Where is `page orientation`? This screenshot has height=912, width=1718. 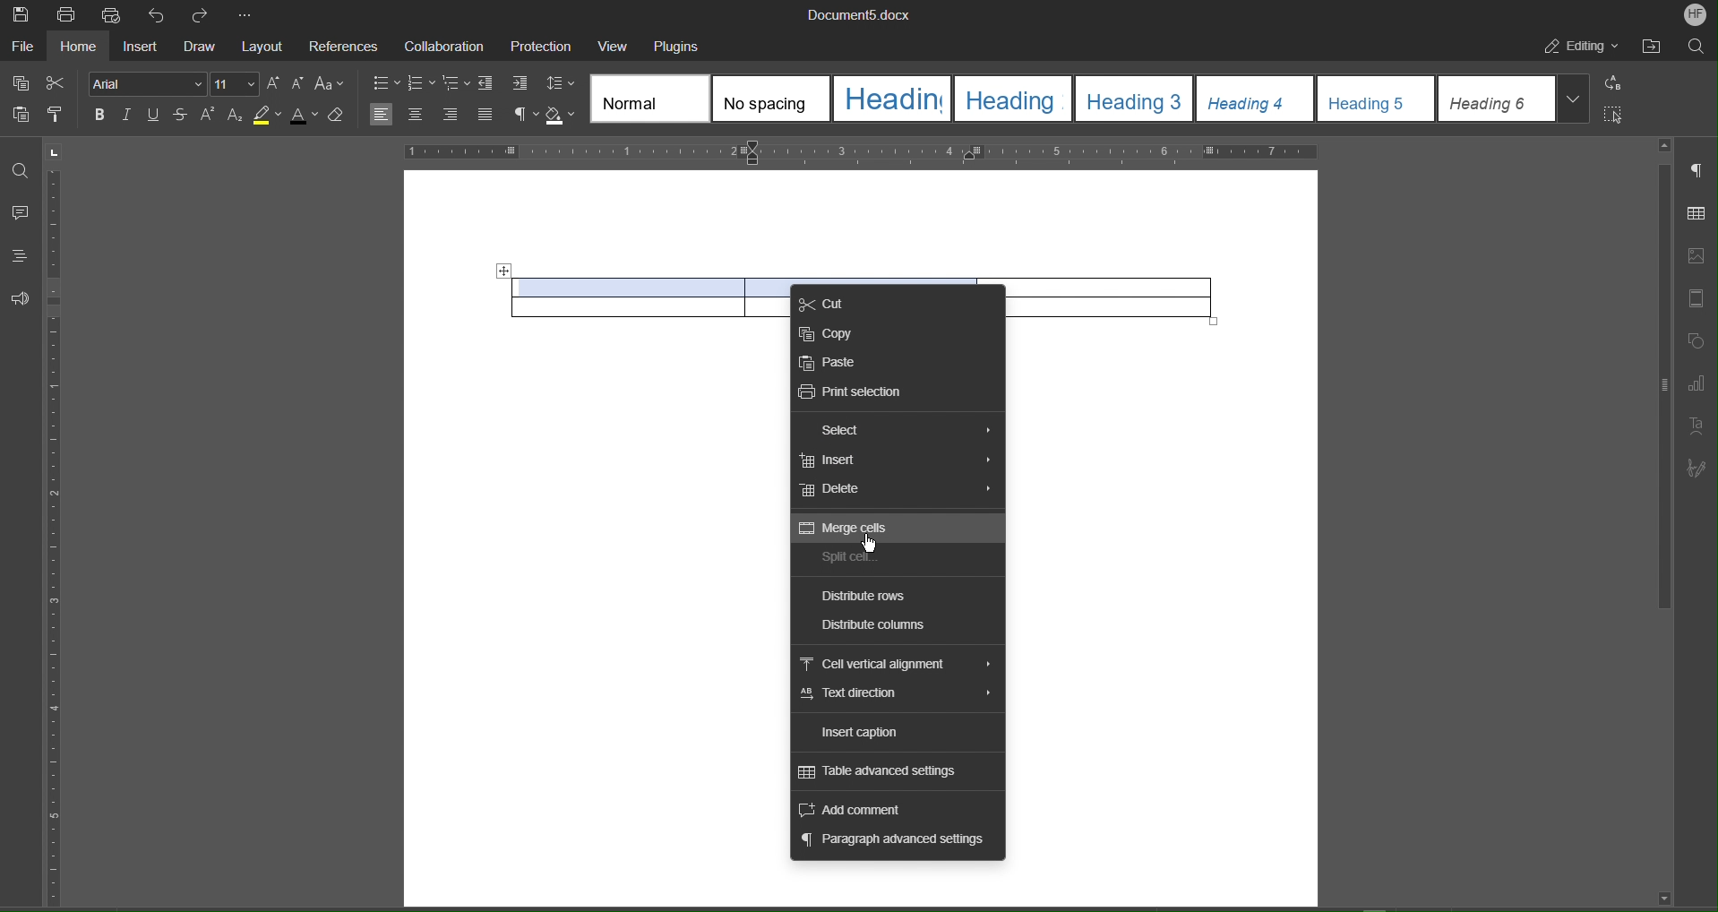 page orientation is located at coordinates (55, 151).